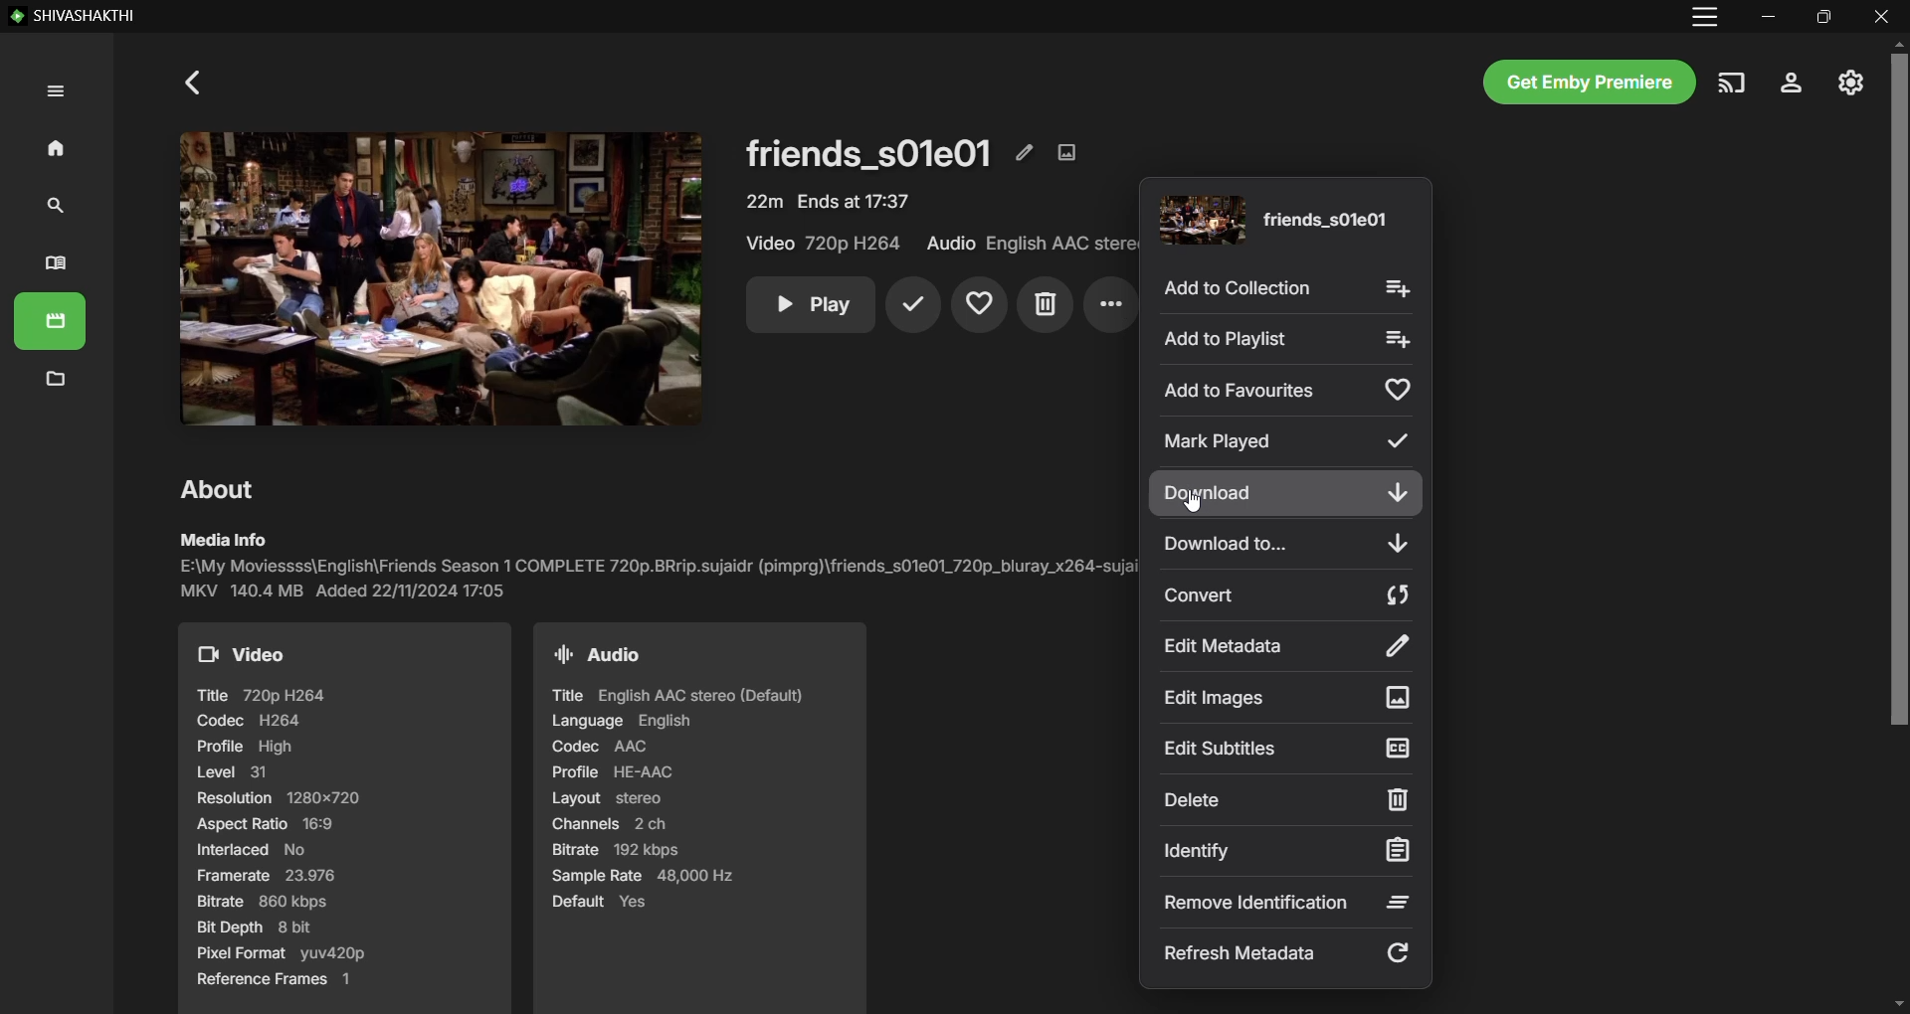  What do you see at coordinates (74, 17) in the screenshot?
I see `SHIVASHAKTHI - Emby App Server Name` at bounding box center [74, 17].